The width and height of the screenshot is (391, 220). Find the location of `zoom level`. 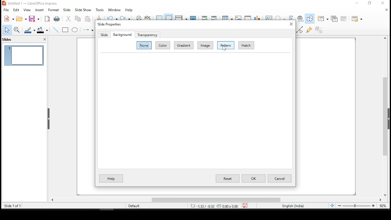

zoom level is located at coordinates (381, 205).